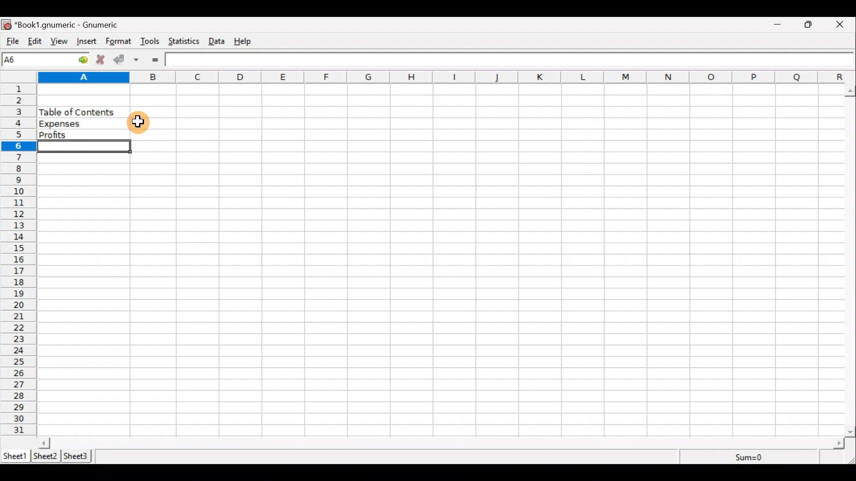 This screenshot has width=856, height=481. Describe the element at coordinates (102, 61) in the screenshot. I see `Cancel change` at that location.